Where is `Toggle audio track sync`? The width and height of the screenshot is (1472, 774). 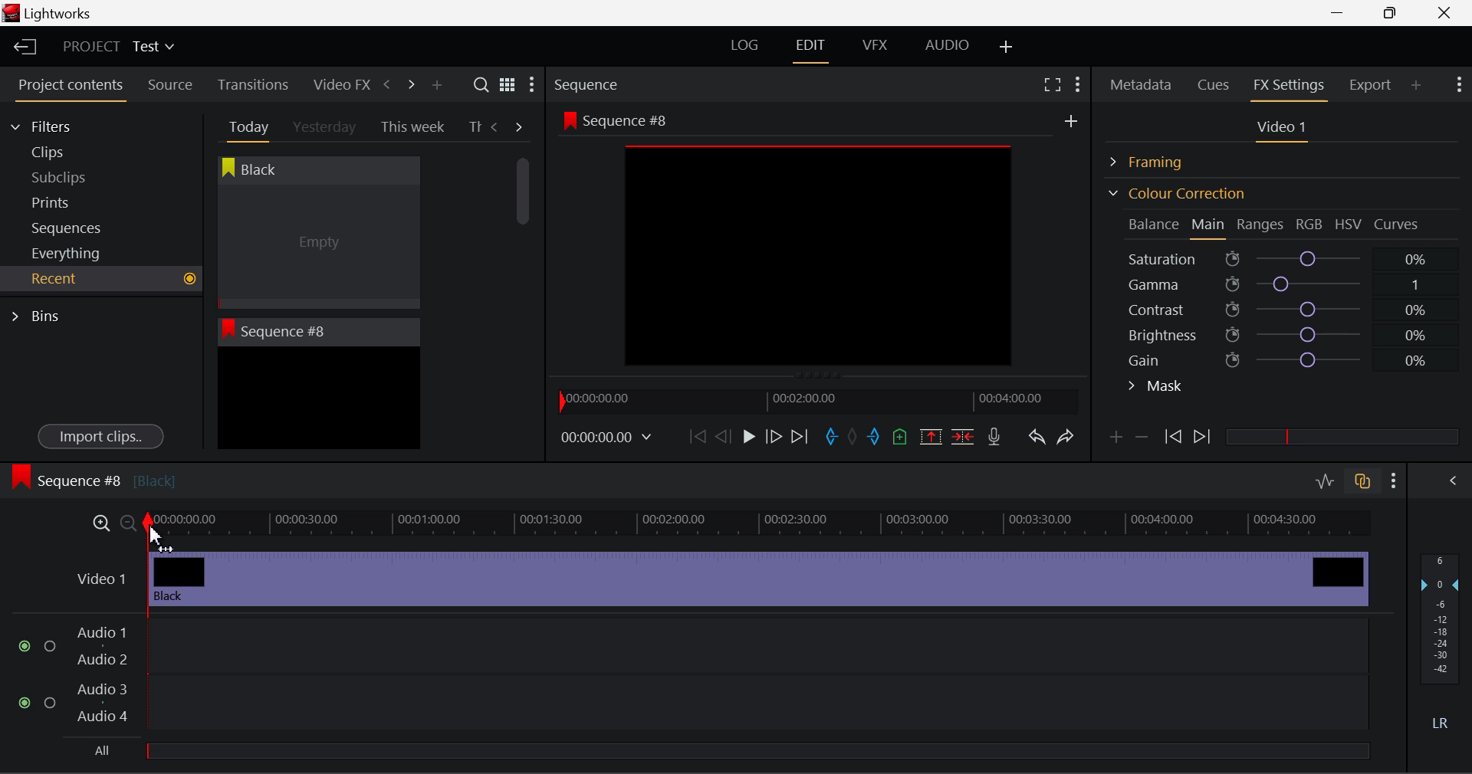 Toggle audio track sync is located at coordinates (1363, 480).